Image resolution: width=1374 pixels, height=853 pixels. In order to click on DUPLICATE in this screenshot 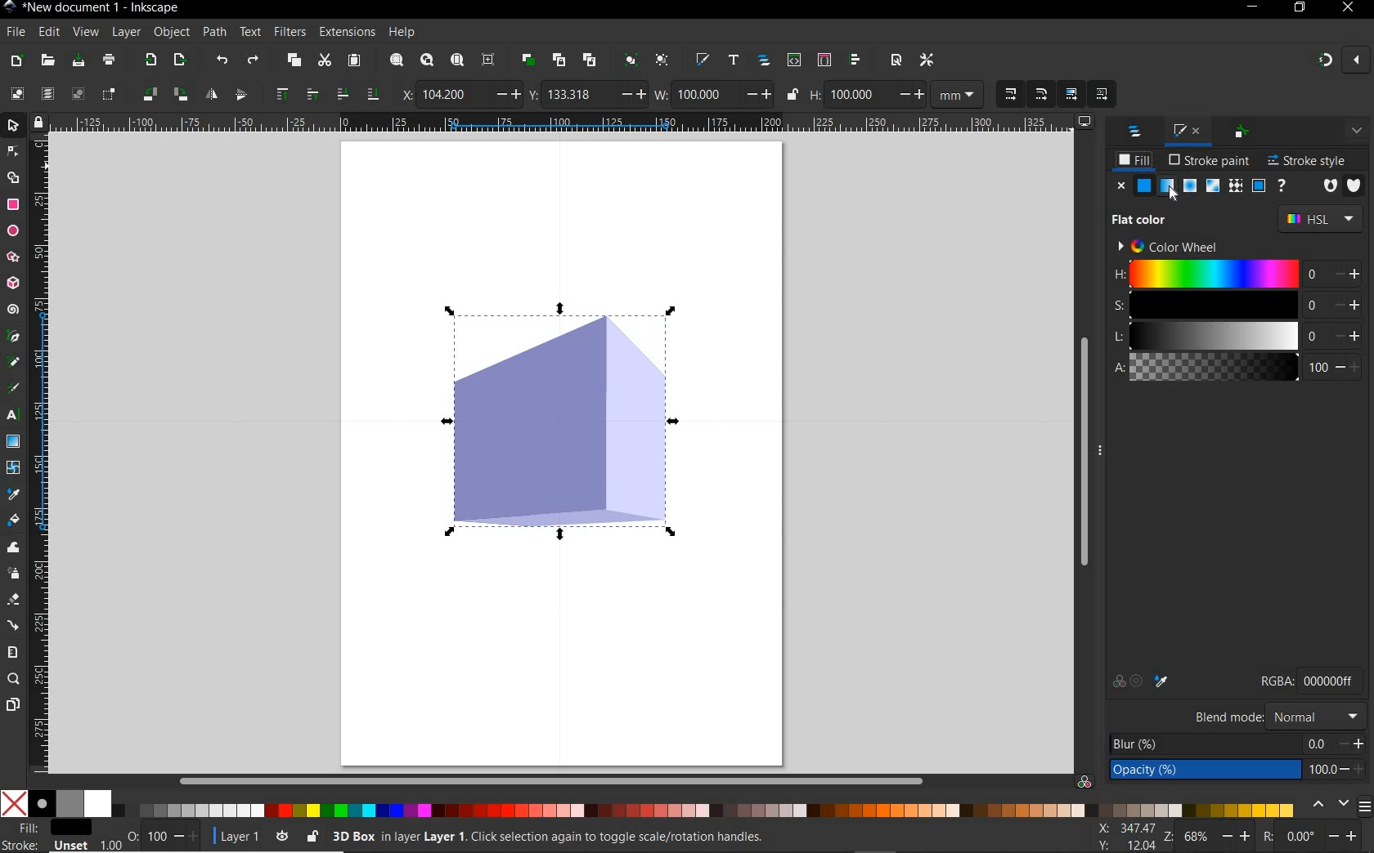, I will do `click(527, 60)`.